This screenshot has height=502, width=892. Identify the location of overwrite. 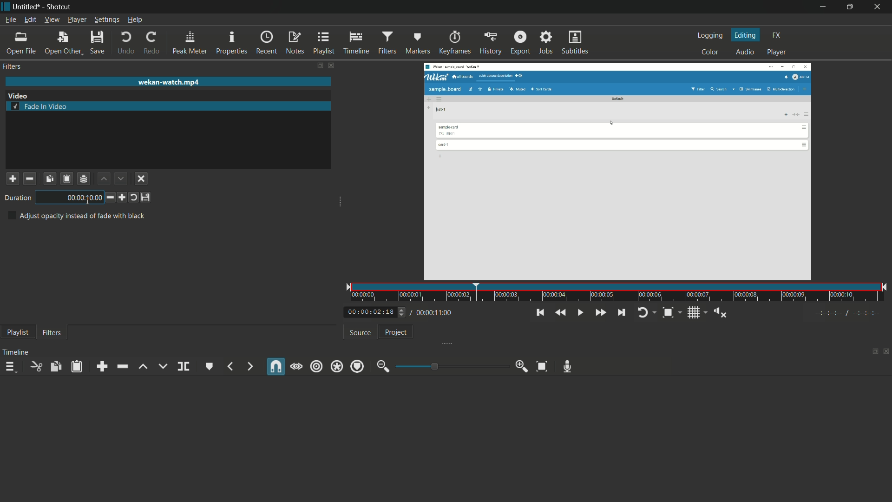
(162, 366).